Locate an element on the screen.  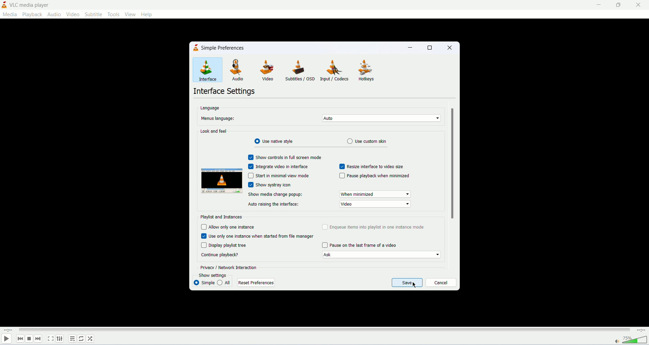
maximize is located at coordinates (427, 47).